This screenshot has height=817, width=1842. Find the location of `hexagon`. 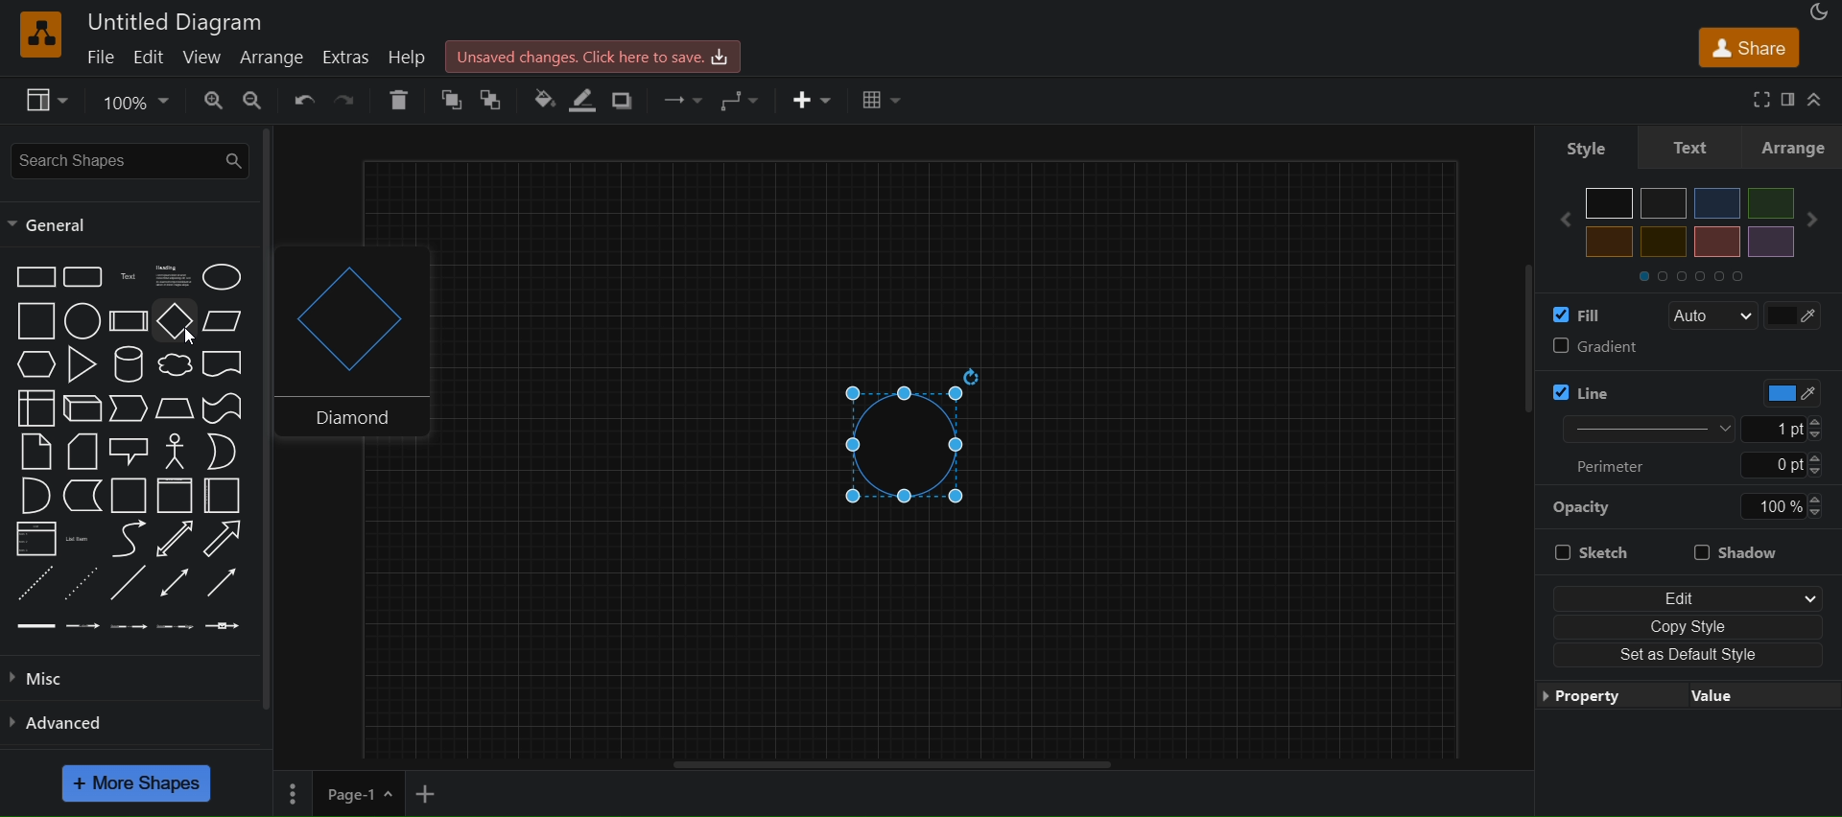

hexagon is located at coordinates (38, 363).